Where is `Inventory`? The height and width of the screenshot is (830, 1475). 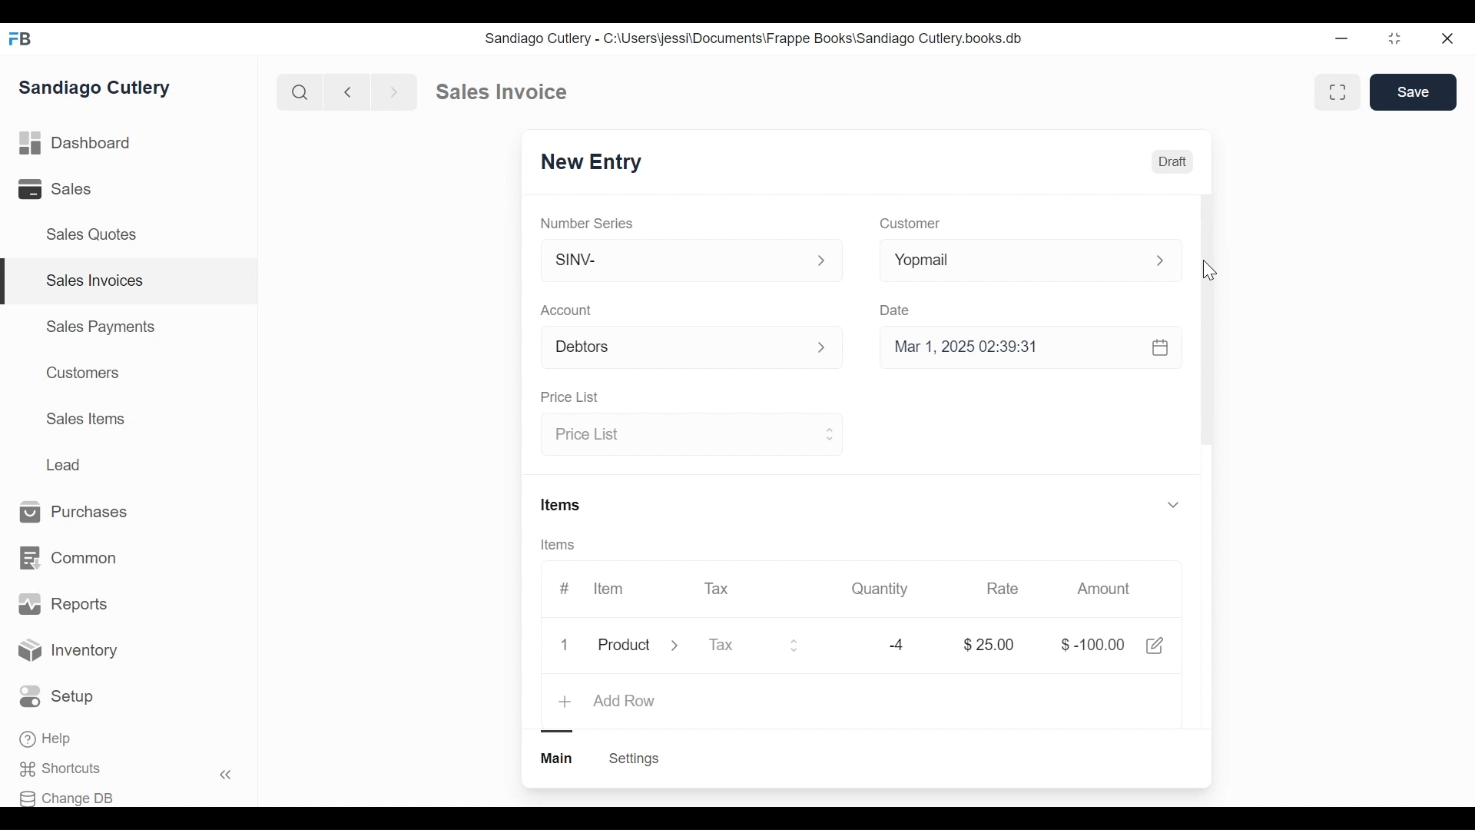 Inventory is located at coordinates (66, 648).